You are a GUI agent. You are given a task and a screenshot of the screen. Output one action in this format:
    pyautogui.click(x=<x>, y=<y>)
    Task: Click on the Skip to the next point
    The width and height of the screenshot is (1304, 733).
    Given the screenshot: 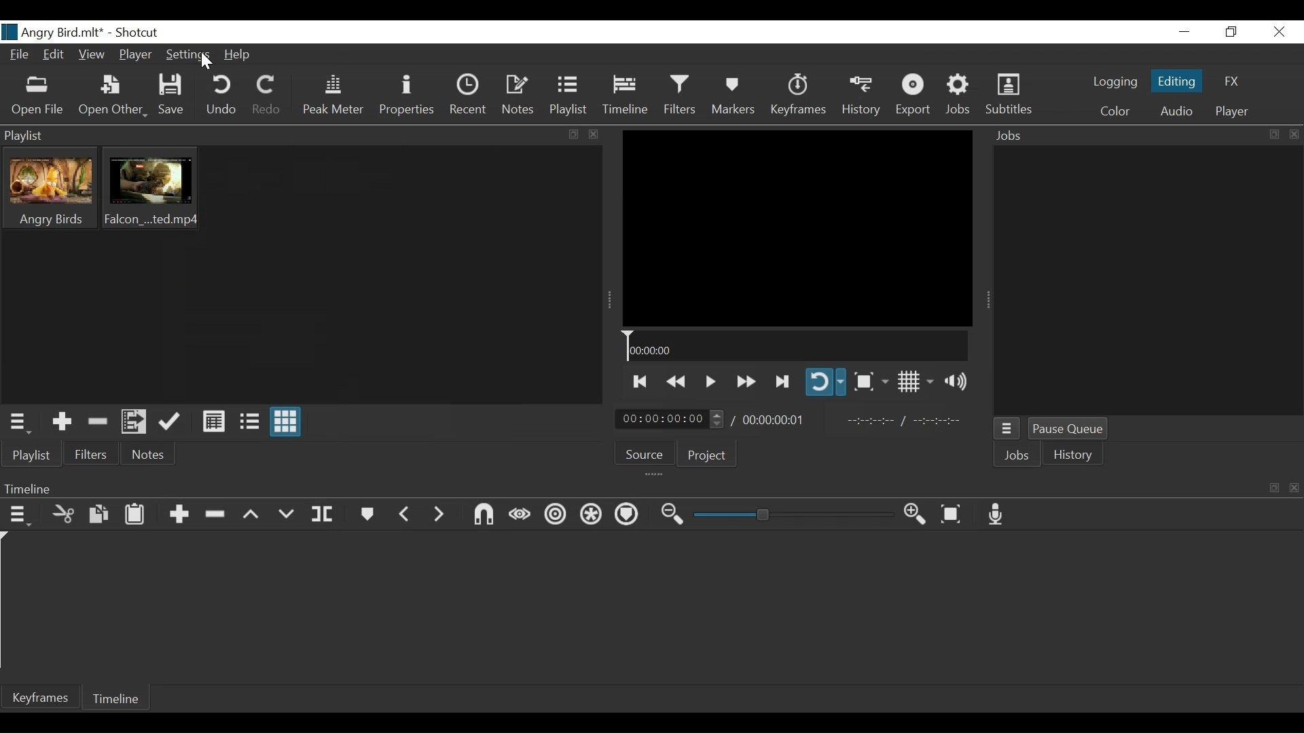 What is the action you would take?
    pyautogui.click(x=639, y=382)
    